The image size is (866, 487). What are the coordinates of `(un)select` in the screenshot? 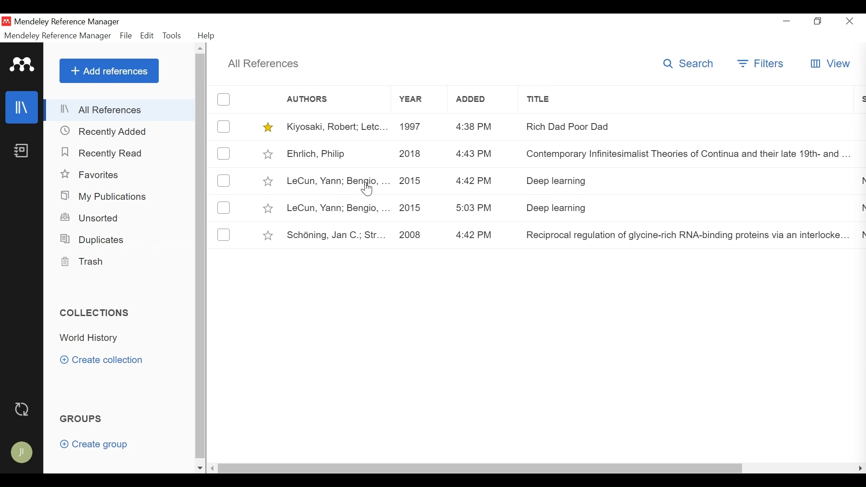 It's located at (224, 181).